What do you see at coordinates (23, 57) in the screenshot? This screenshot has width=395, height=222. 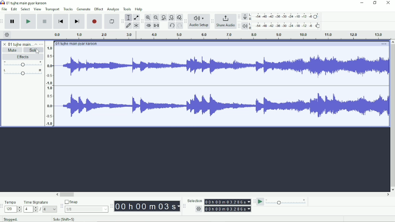 I see `Effects` at bounding box center [23, 57].